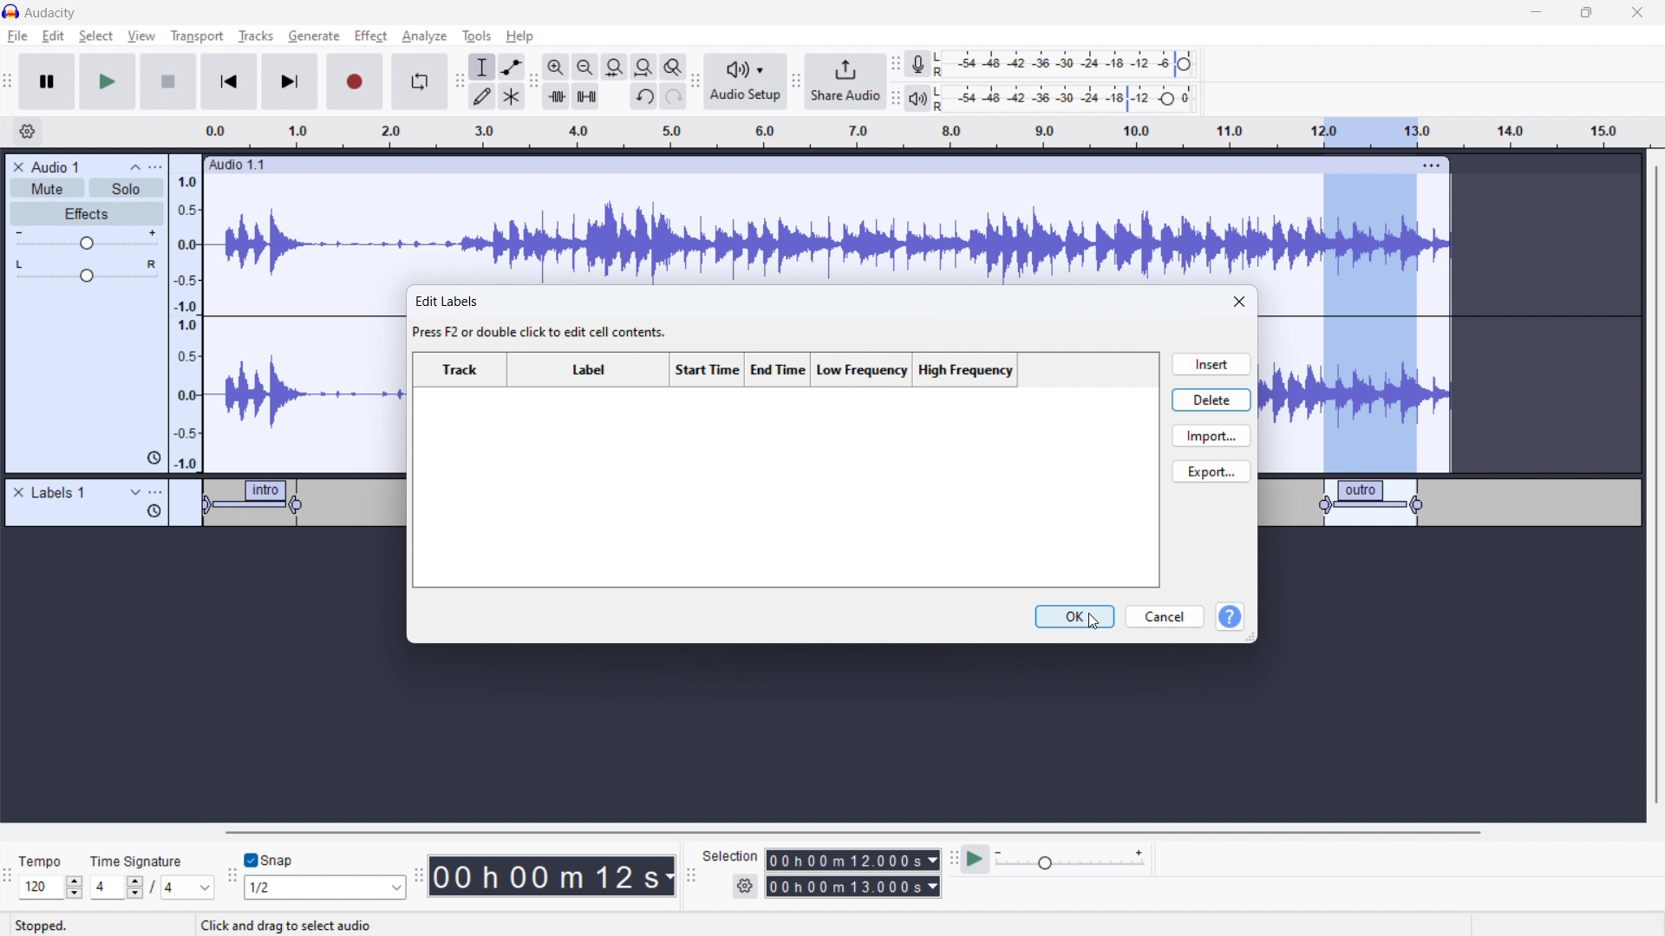 The height and width of the screenshot is (936, 1665). Describe the element at coordinates (644, 98) in the screenshot. I see `undo` at that location.